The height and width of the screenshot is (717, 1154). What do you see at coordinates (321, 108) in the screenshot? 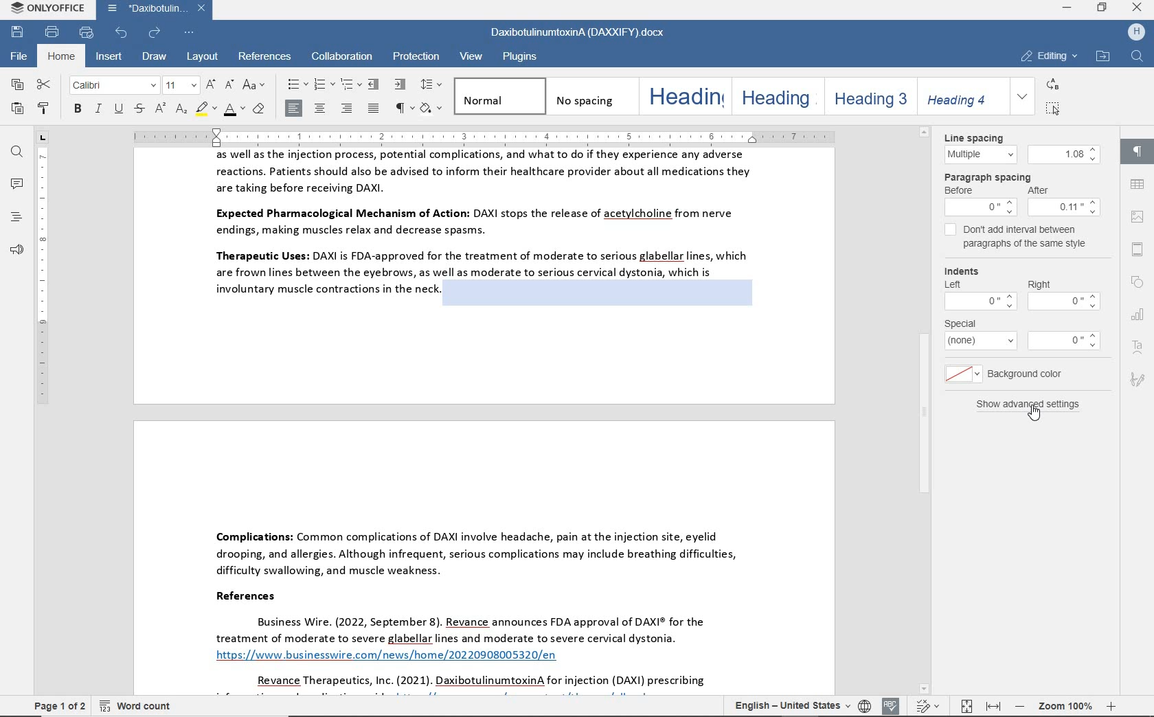
I see `align center` at bounding box center [321, 108].